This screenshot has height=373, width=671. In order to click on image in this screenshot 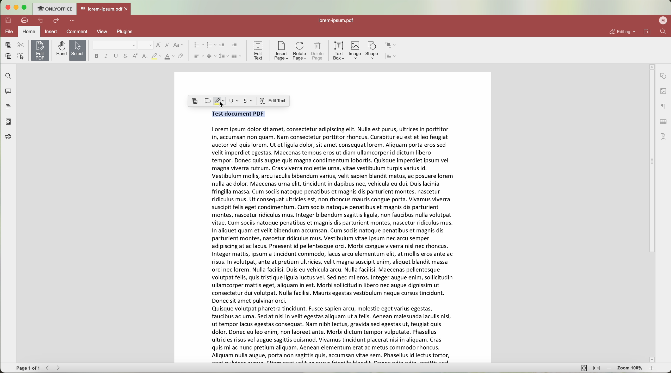, I will do `click(354, 52)`.